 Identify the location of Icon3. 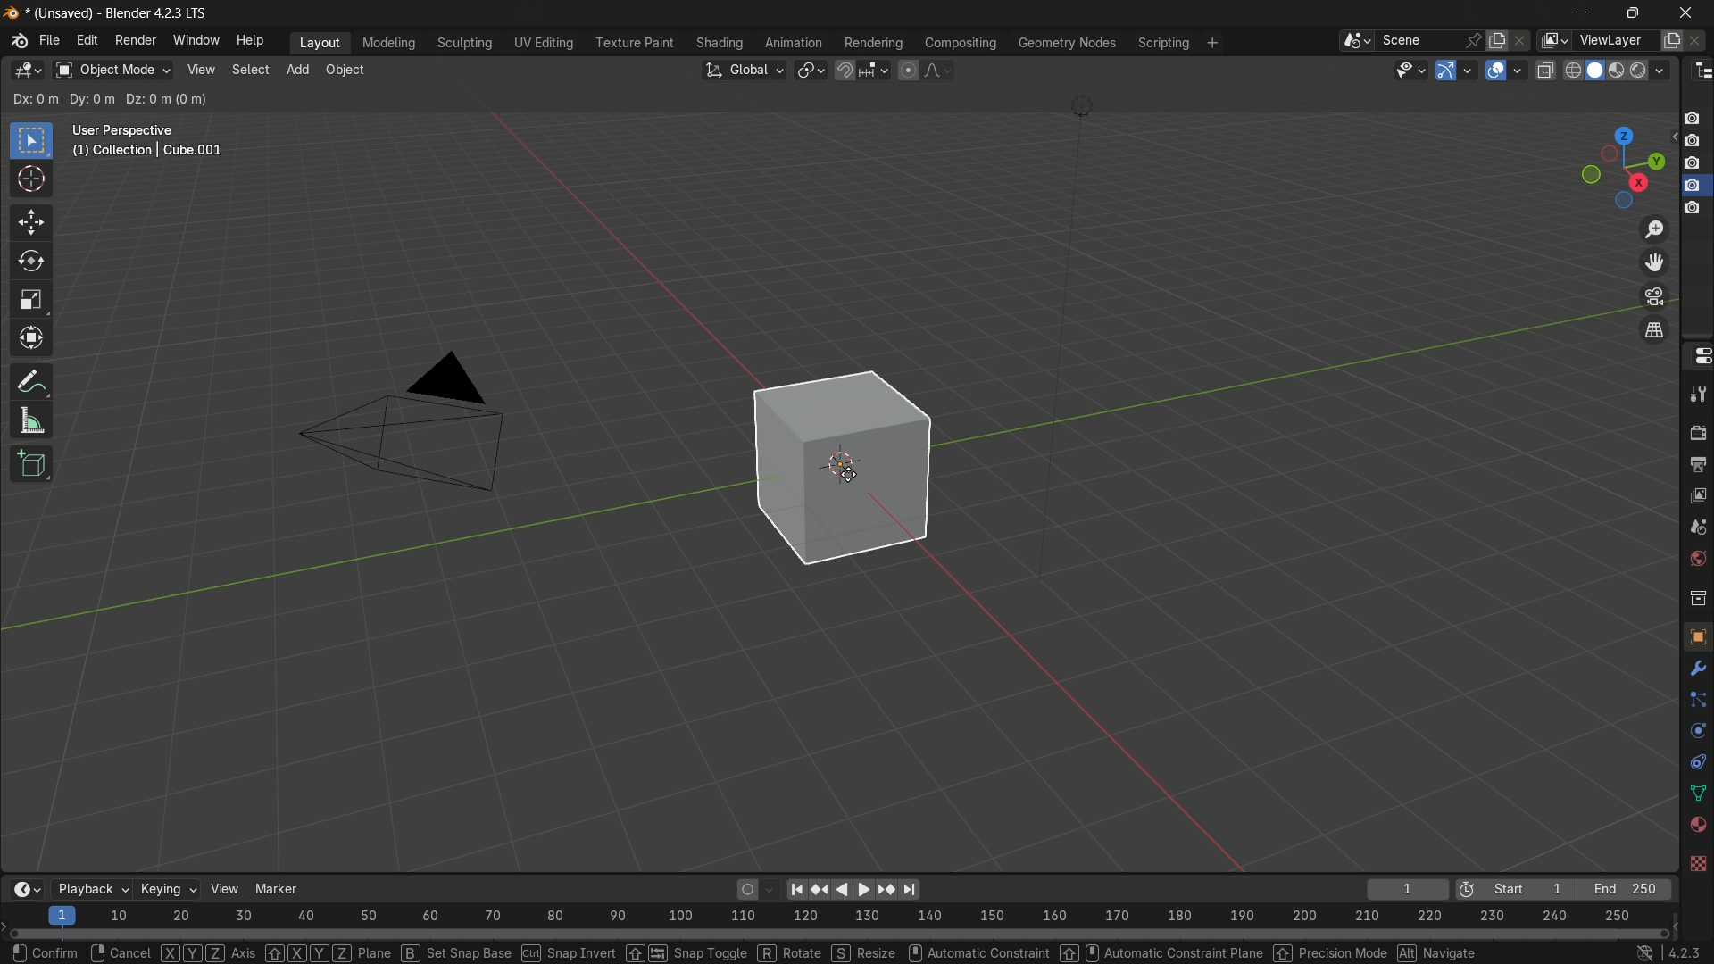
(1696, 164).